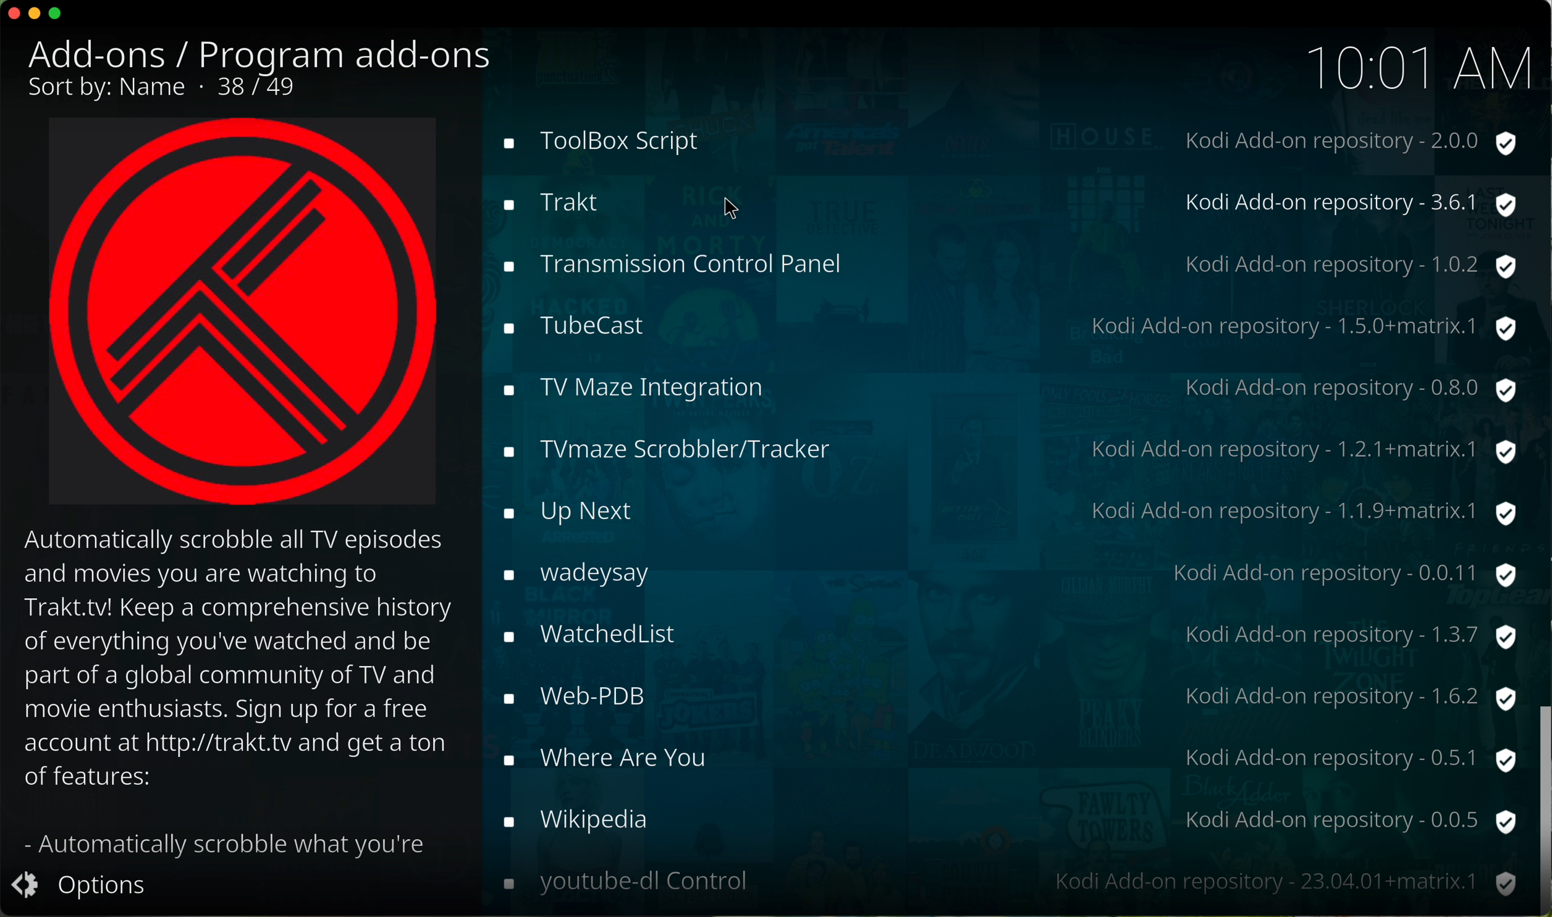  What do you see at coordinates (114, 91) in the screenshot?
I see `sort by name` at bounding box center [114, 91].